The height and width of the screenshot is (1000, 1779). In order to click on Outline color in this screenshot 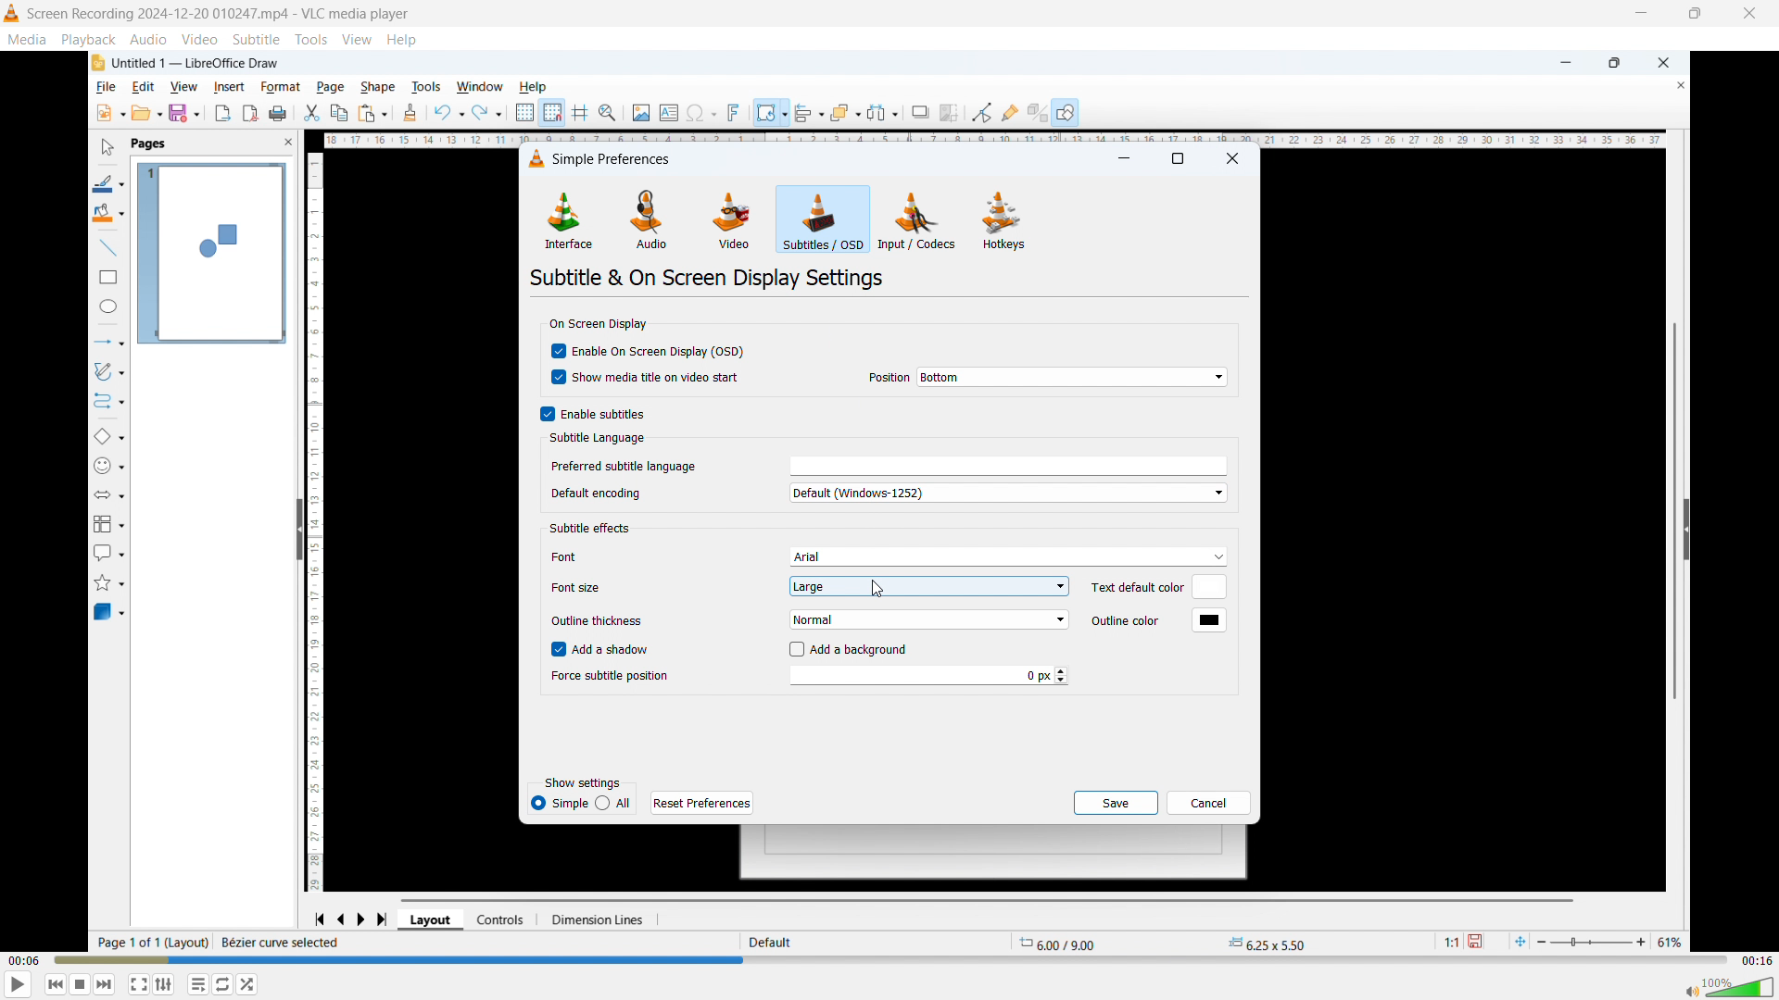, I will do `click(1126, 620)`.